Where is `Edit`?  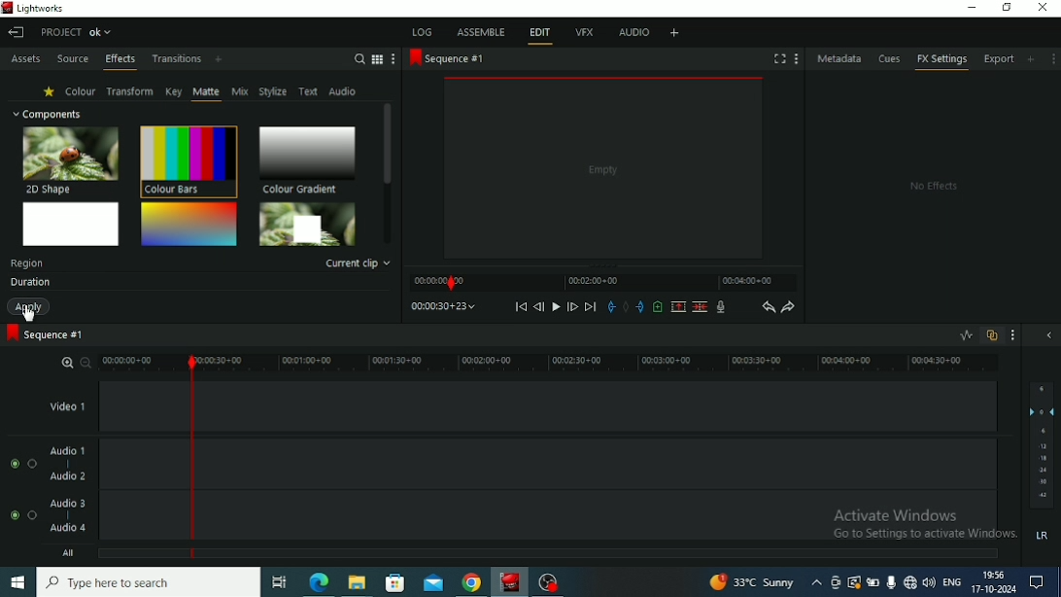 Edit is located at coordinates (539, 34).